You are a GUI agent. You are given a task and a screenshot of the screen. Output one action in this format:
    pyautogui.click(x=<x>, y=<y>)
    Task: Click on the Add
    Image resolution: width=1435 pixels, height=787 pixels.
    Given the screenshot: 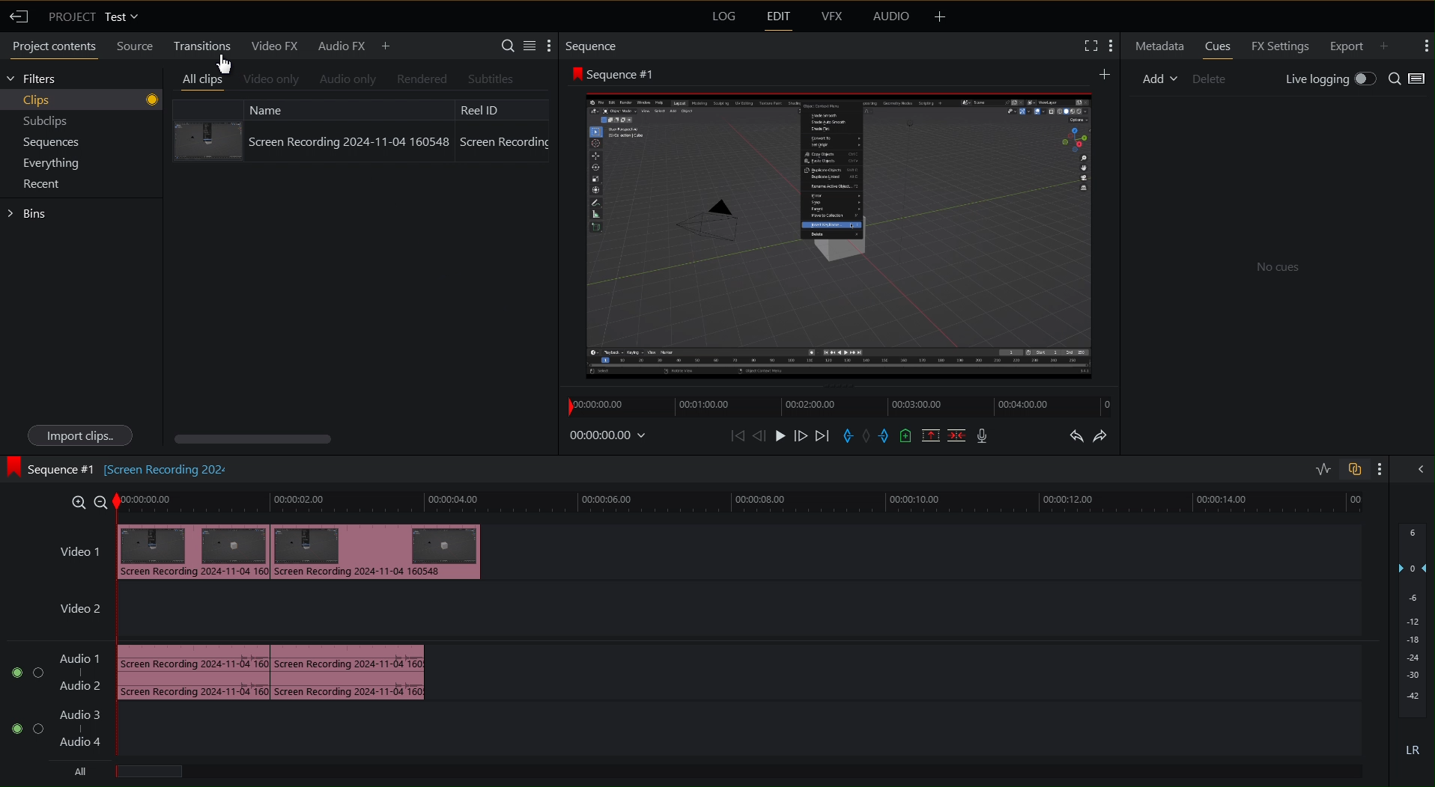 What is the action you would take?
    pyautogui.click(x=1105, y=73)
    